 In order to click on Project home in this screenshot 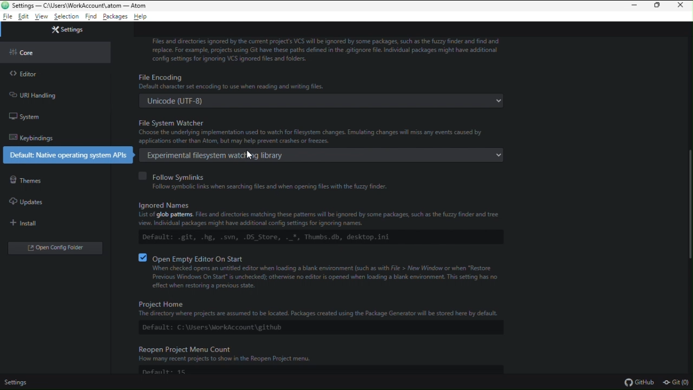, I will do `click(313, 315)`.